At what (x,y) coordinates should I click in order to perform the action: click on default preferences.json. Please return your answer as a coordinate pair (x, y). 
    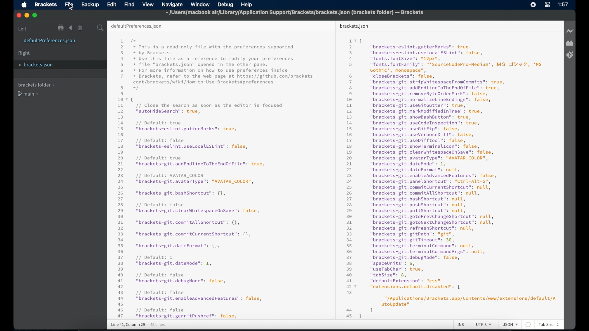
    Looking at the image, I should click on (137, 26).